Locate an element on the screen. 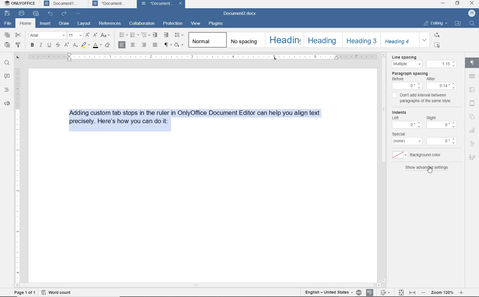 The height and width of the screenshot is (297, 479). checkbox is located at coordinates (393, 96).